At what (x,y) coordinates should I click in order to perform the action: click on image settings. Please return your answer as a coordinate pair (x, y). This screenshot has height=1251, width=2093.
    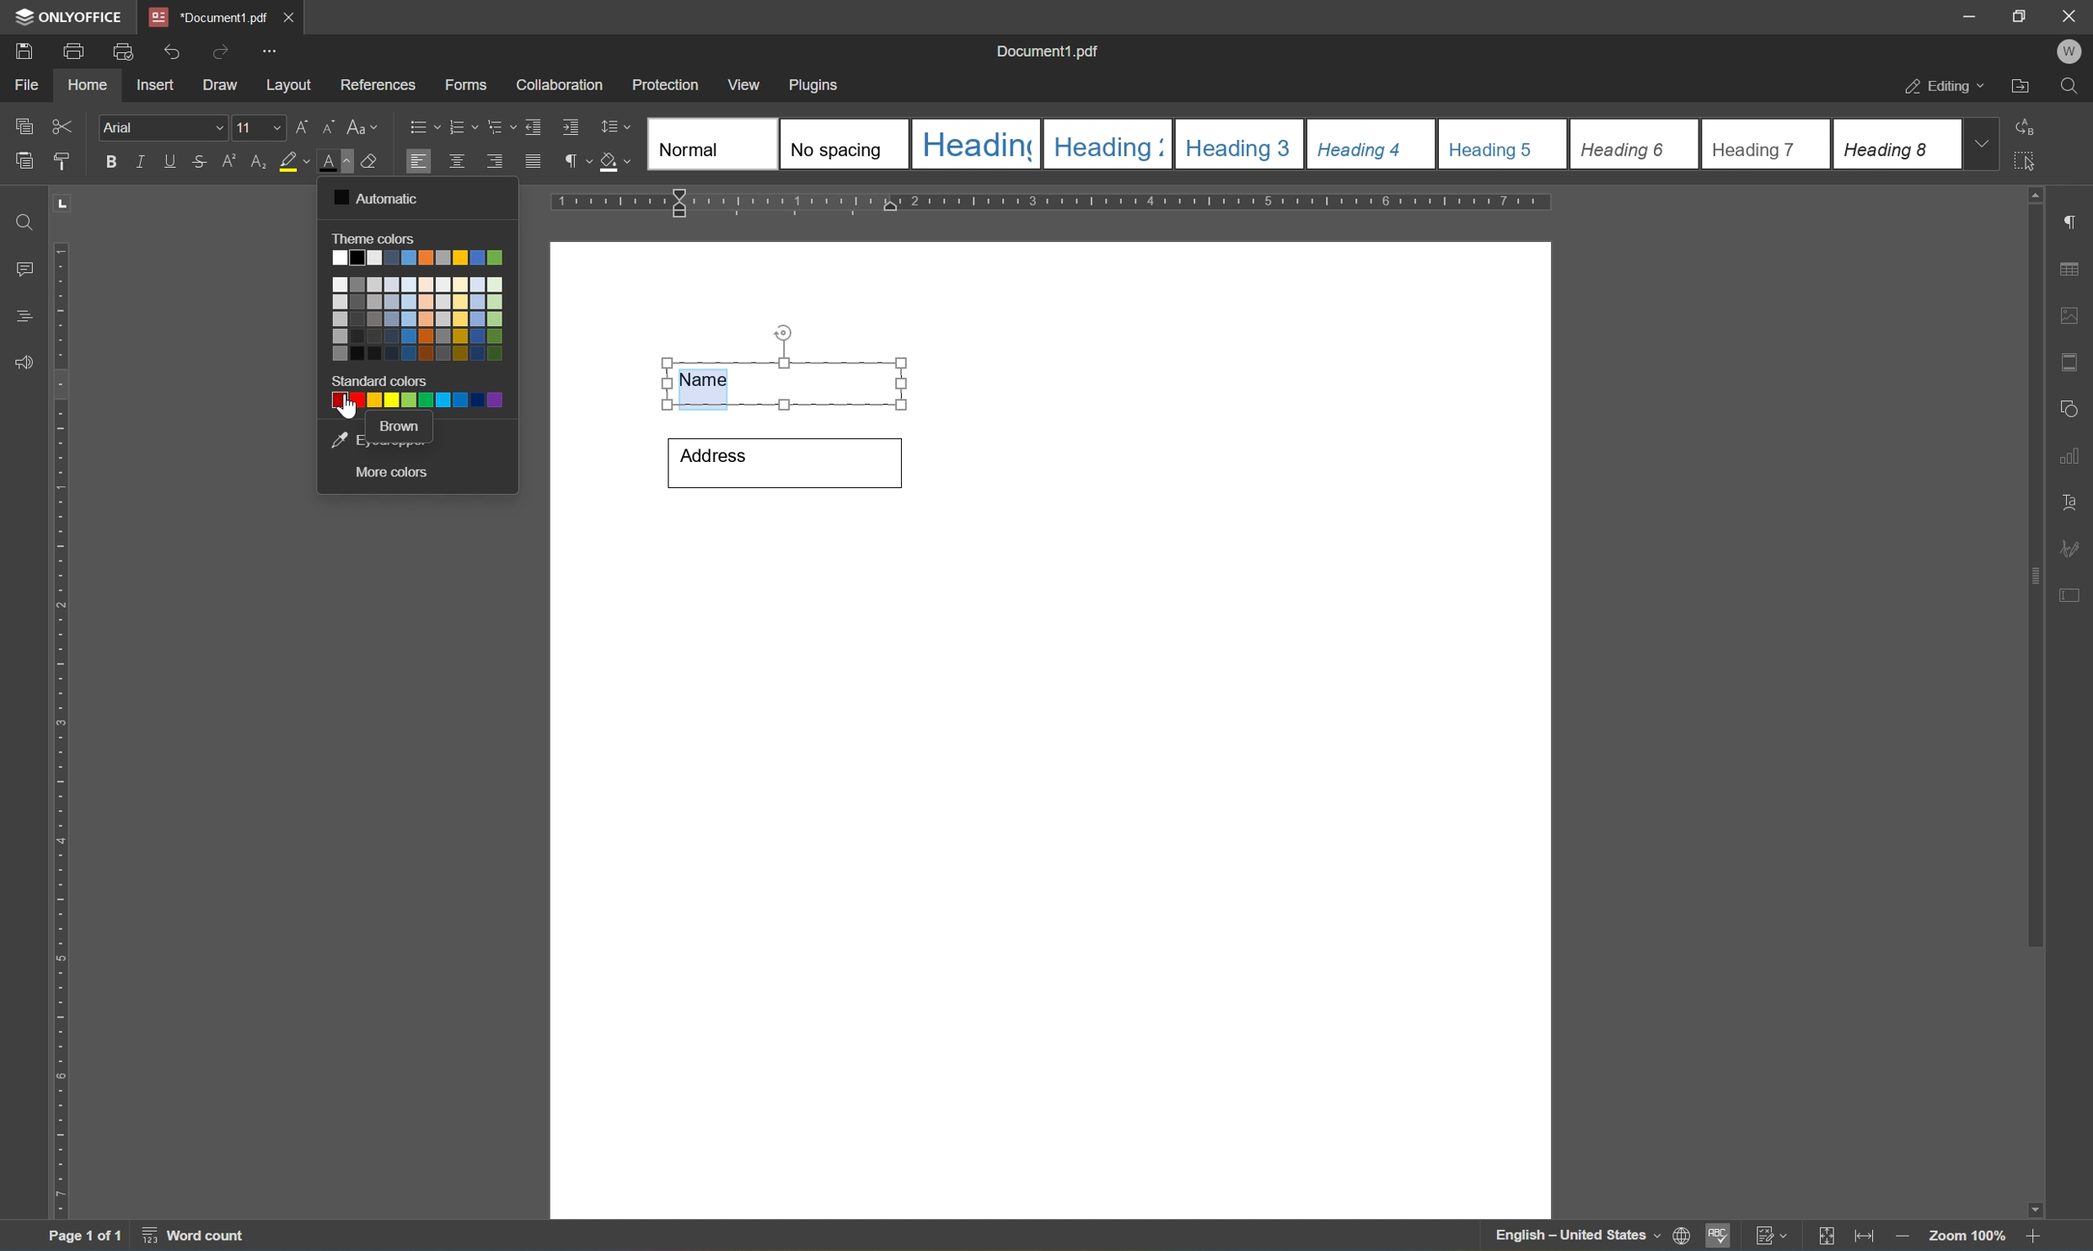
    Looking at the image, I should click on (2070, 314).